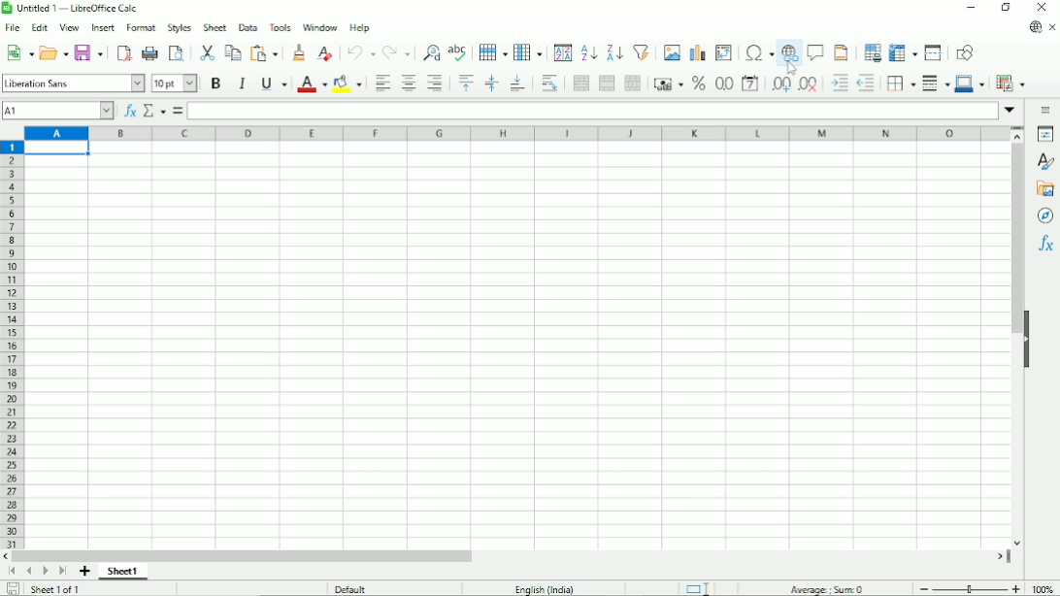  Describe the element at coordinates (178, 52) in the screenshot. I see `Toggle print preview` at that location.